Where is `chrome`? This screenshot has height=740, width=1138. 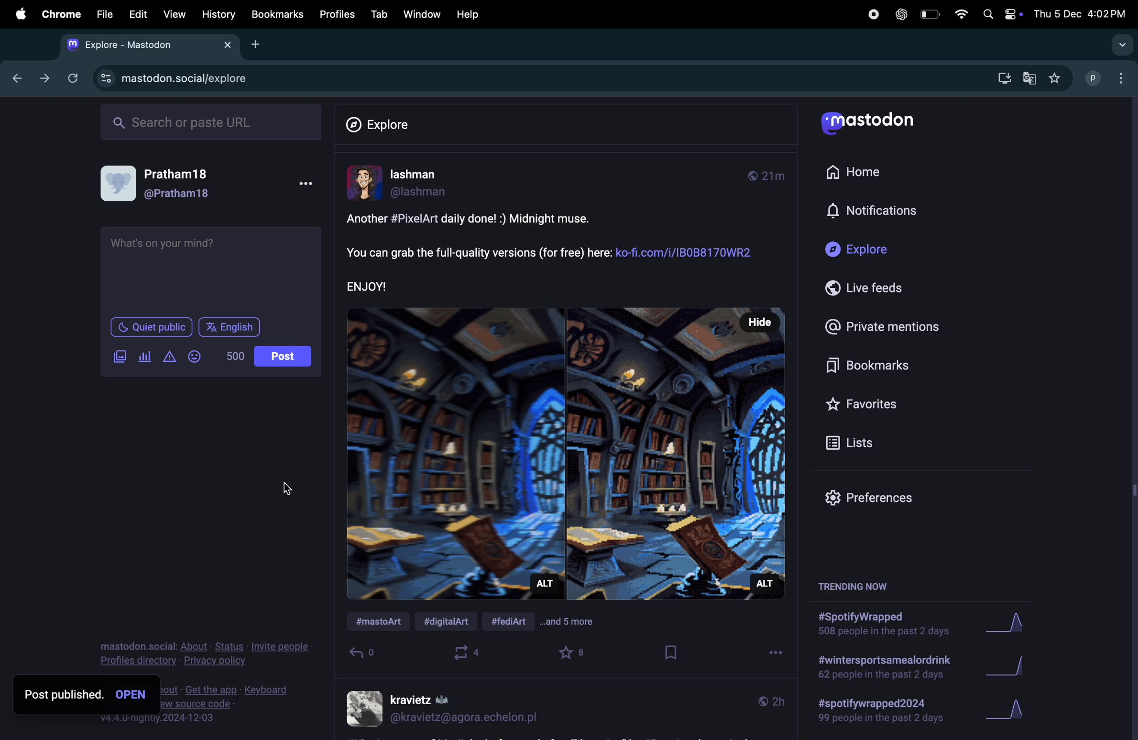
chrome is located at coordinates (62, 15).